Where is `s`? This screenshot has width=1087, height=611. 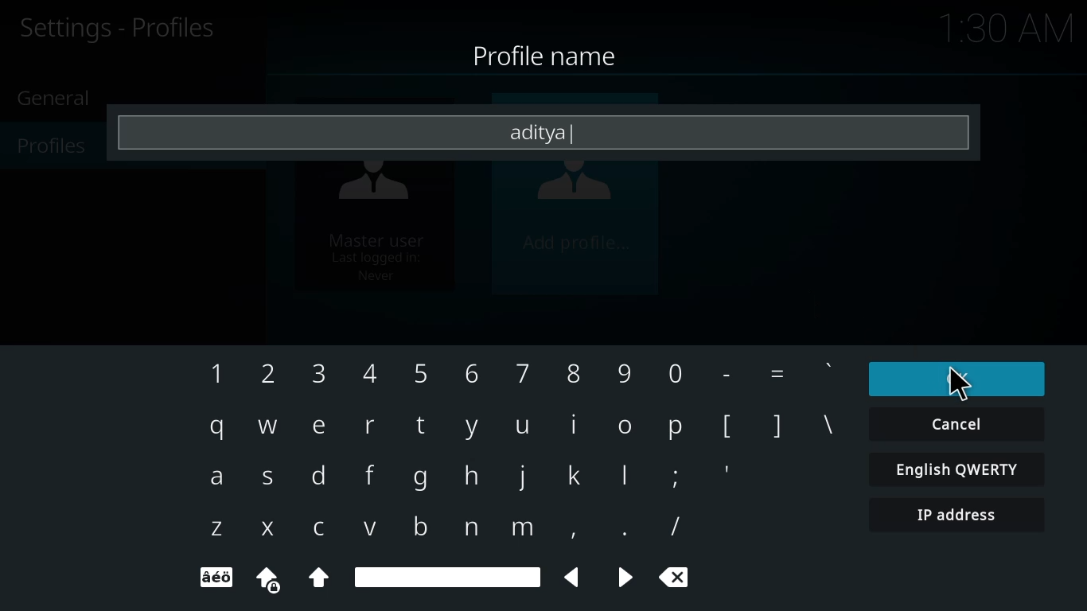
s is located at coordinates (267, 477).